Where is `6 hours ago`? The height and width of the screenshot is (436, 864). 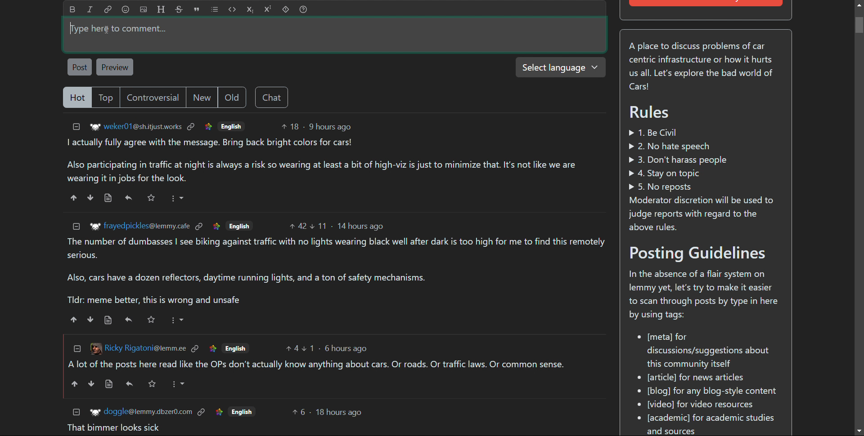
6 hours ago is located at coordinates (347, 348).